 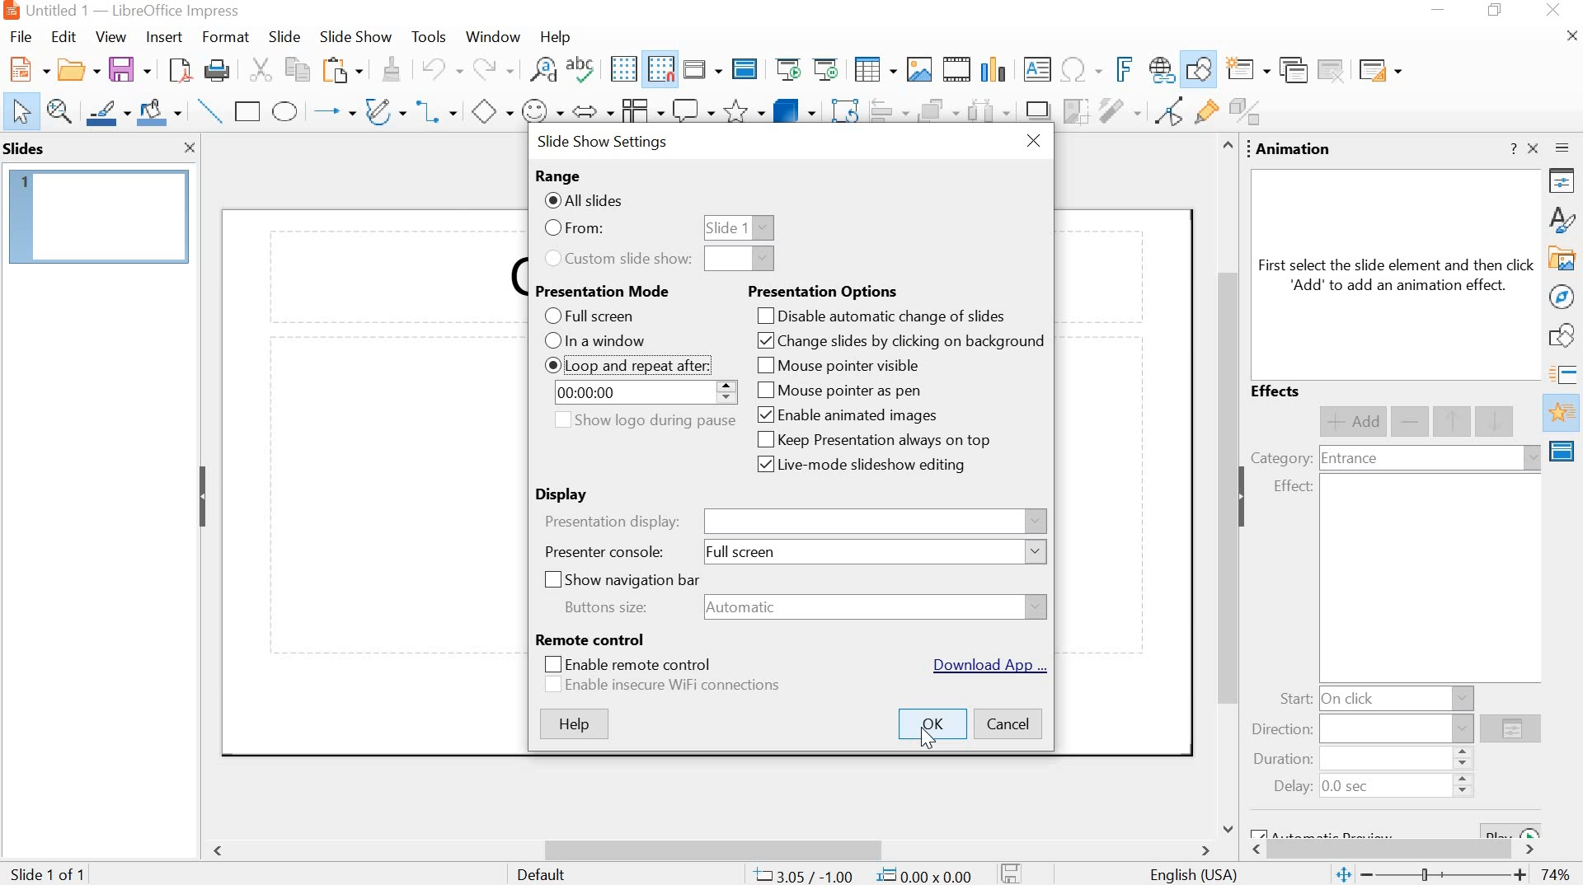 What do you see at coordinates (283, 37) in the screenshot?
I see `slide menu` at bounding box center [283, 37].